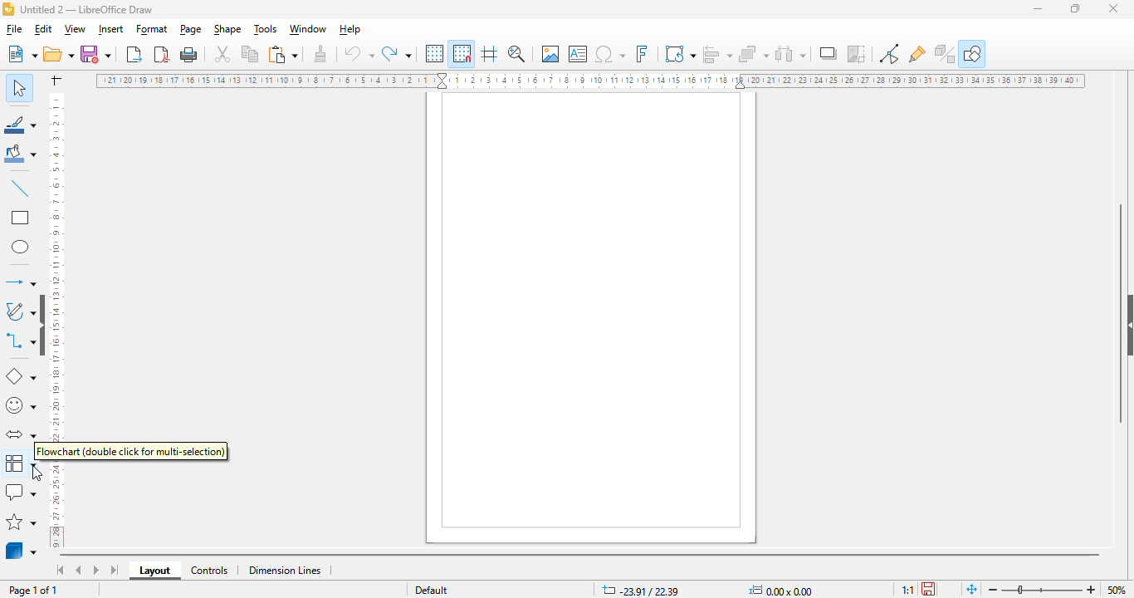 The image size is (1134, 598). I want to click on crop image, so click(858, 55).